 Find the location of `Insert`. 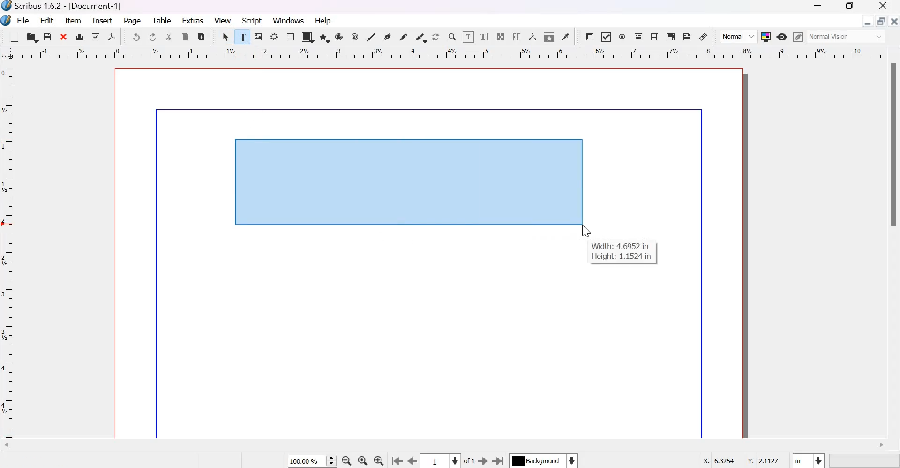

Insert is located at coordinates (103, 21).